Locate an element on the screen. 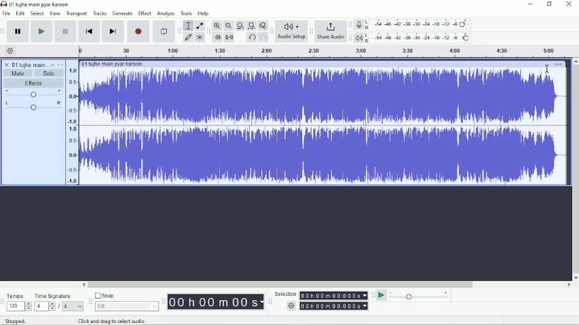 The height and width of the screenshot is (325, 579). Horizontal scrollbar is located at coordinates (327, 285).